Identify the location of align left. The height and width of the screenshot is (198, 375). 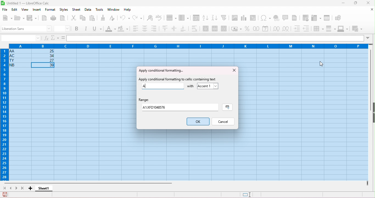
(136, 29).